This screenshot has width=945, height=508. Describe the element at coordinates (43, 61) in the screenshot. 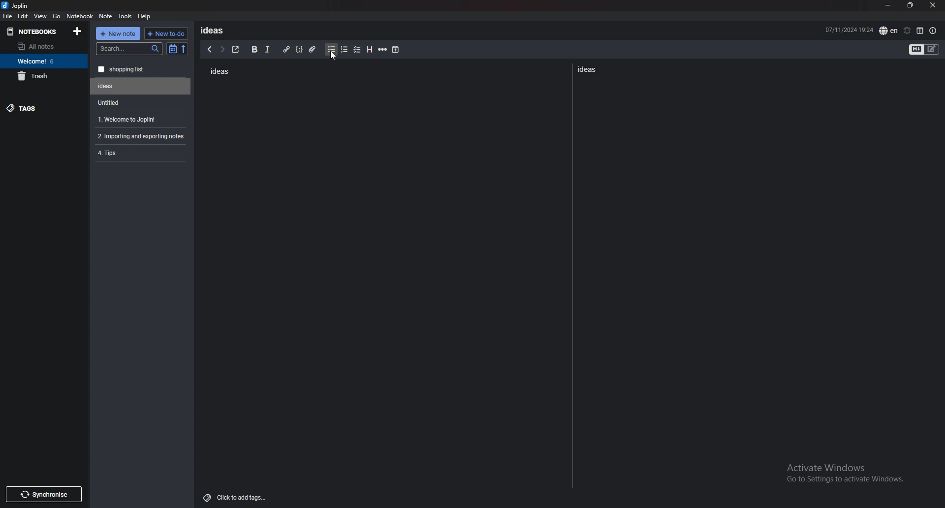

I see `Welcome` at that location.